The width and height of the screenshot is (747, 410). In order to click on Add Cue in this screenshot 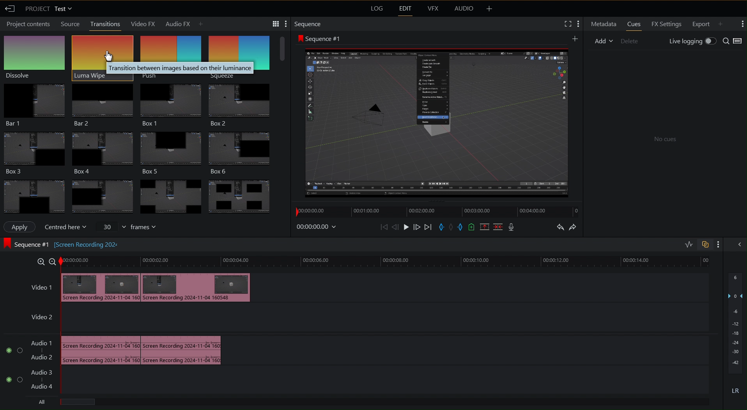, I will do `click(471, 228)`.